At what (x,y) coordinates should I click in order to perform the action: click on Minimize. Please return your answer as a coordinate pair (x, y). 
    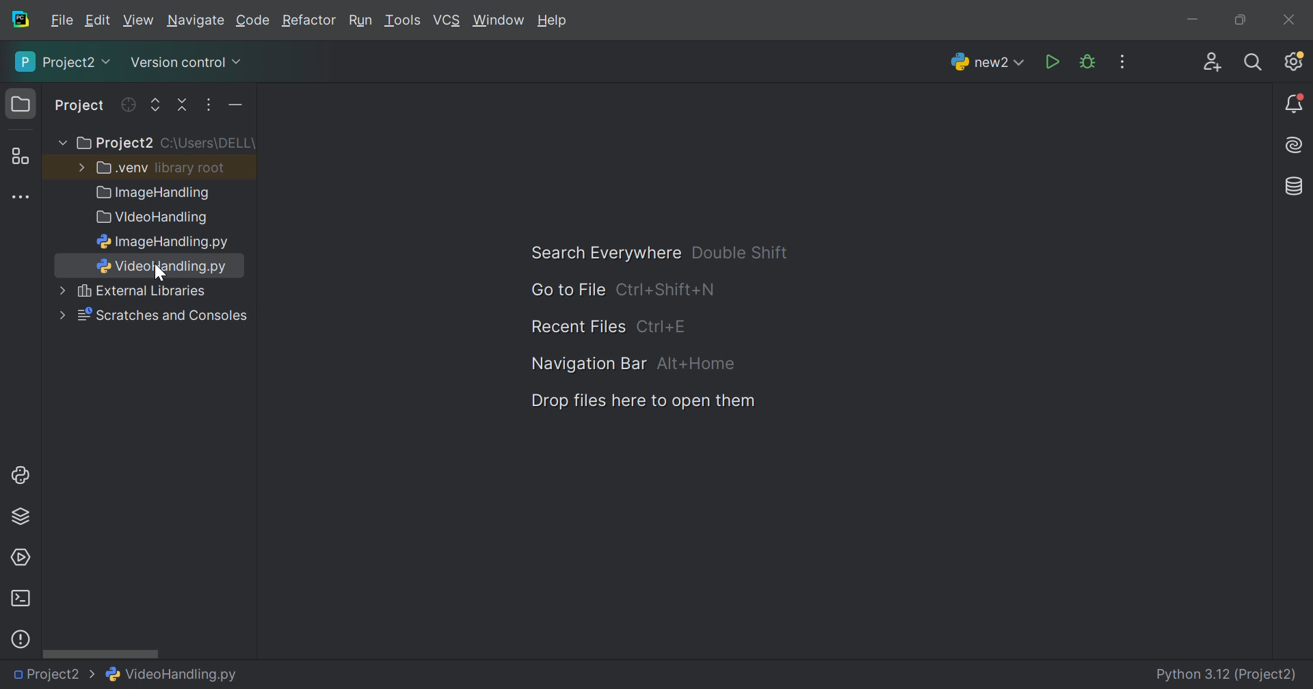
    Looking at the image, I should click on (1197, 22).